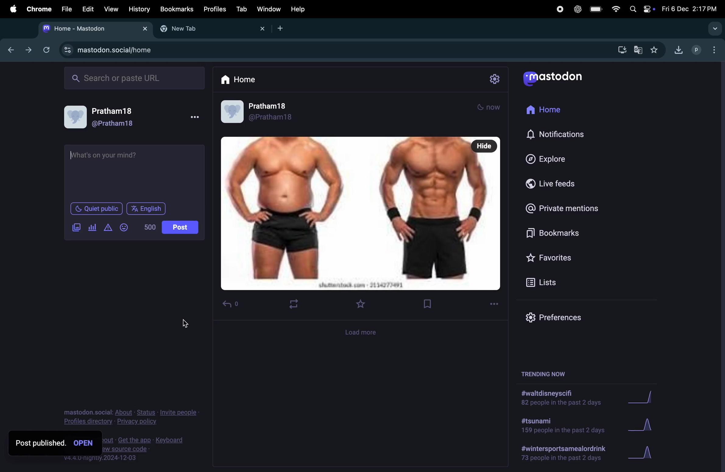 The width and height of the screenshot is (725, 472). What do you see at coordinates (136, 172) in the screenshot?
I see `text box` at bounding box center [136, 172].